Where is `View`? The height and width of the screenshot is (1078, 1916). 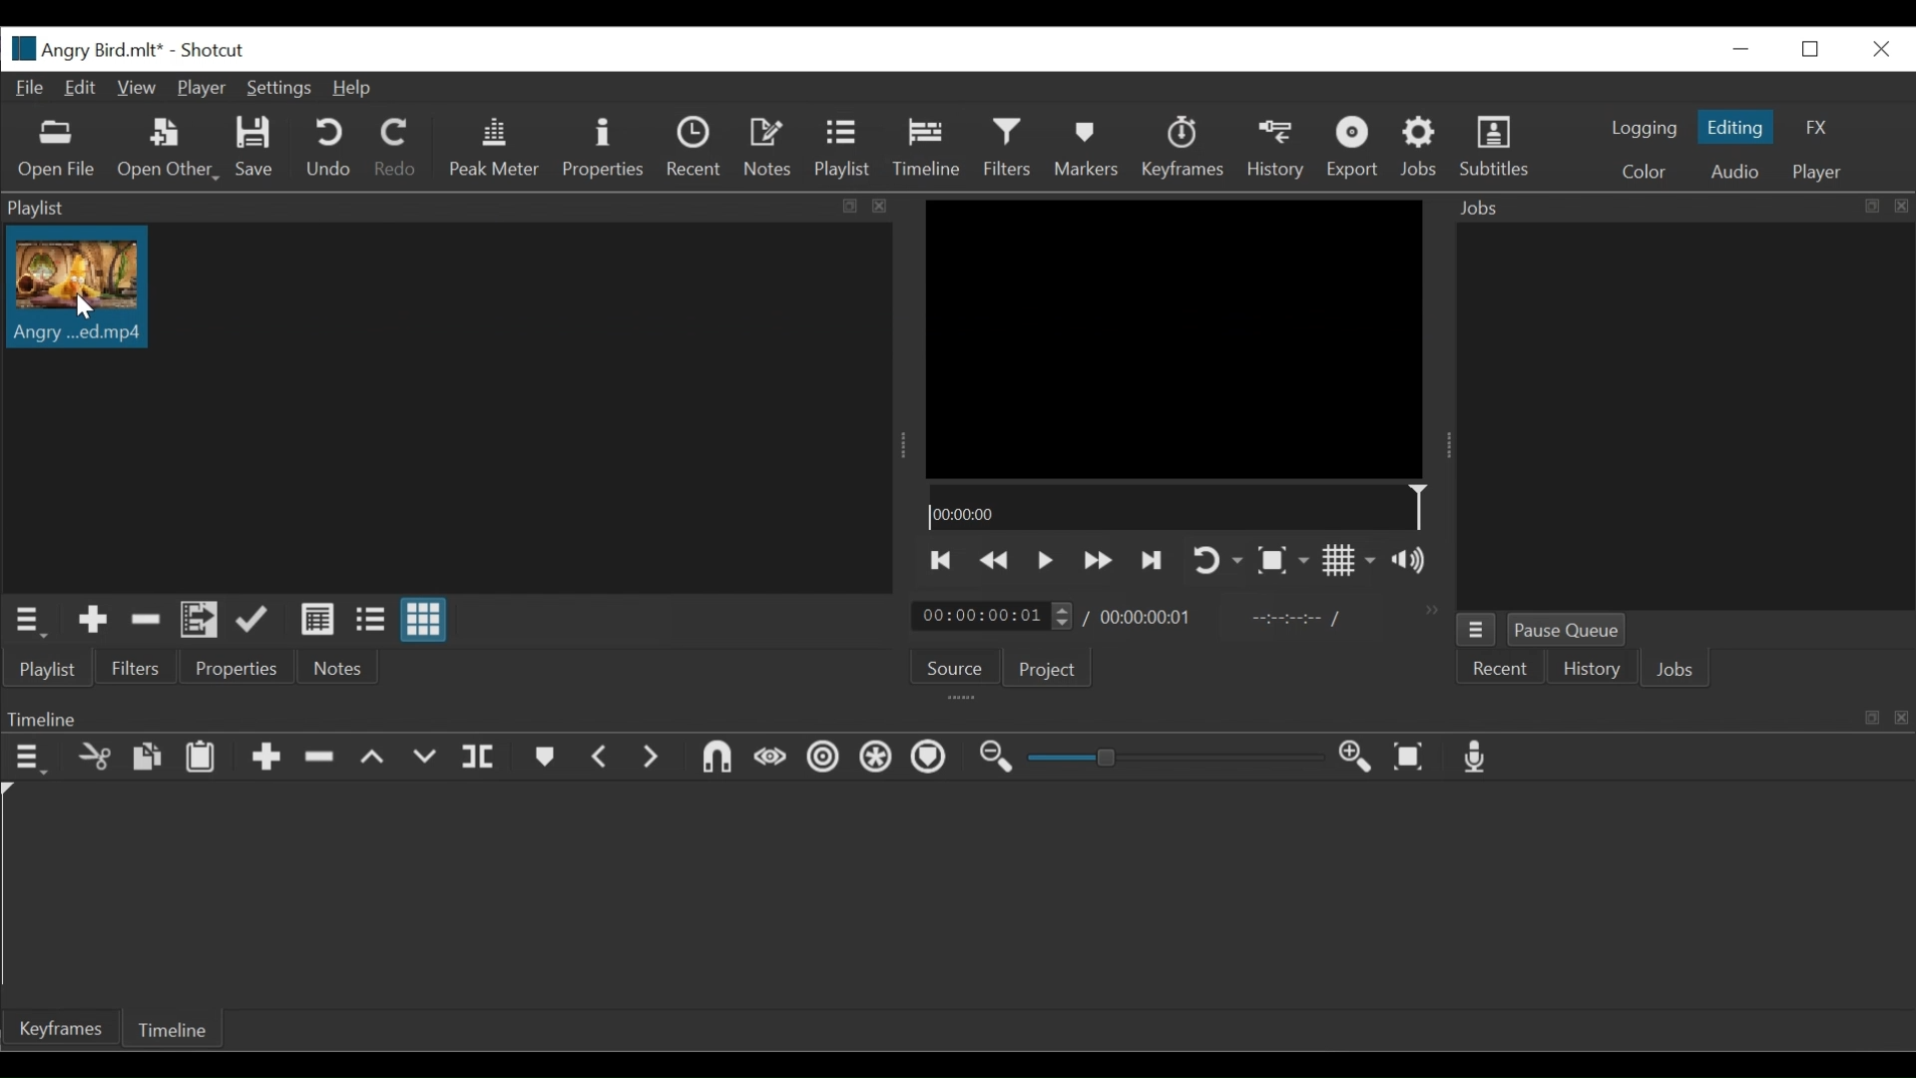
View is located at coordinates (139, 88).